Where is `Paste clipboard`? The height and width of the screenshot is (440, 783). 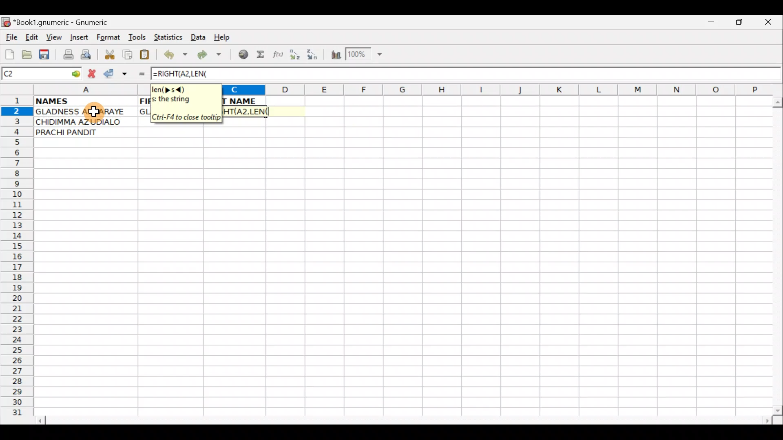 Paste clipboard is located at coordinates (147, 56).